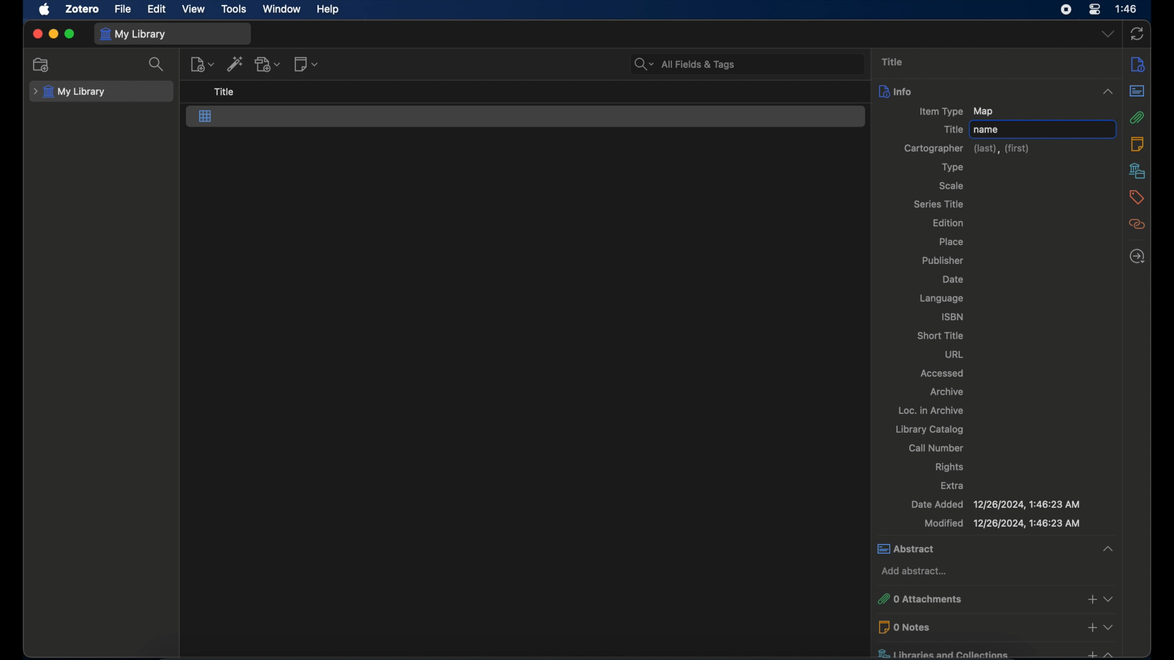 The image size is (1174, 660). What do you see at coordinates (205, 117) in the screenshot?
I see `map` at bounding box center [205, 117].